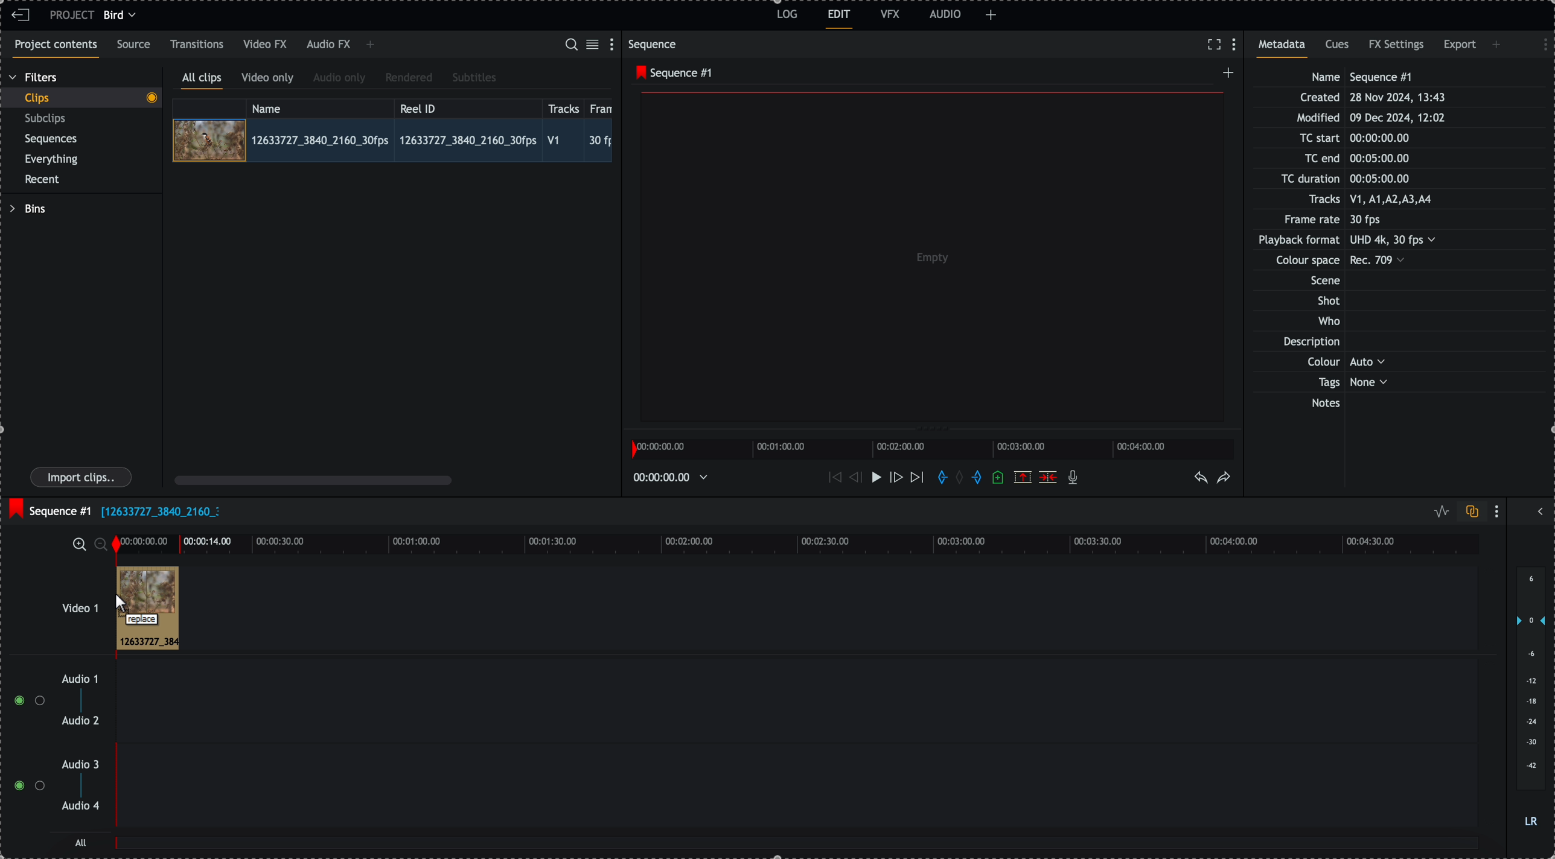 Image resolution: width=1555 pixels, height=859 pixels. I want to click on , so click(49, 160).